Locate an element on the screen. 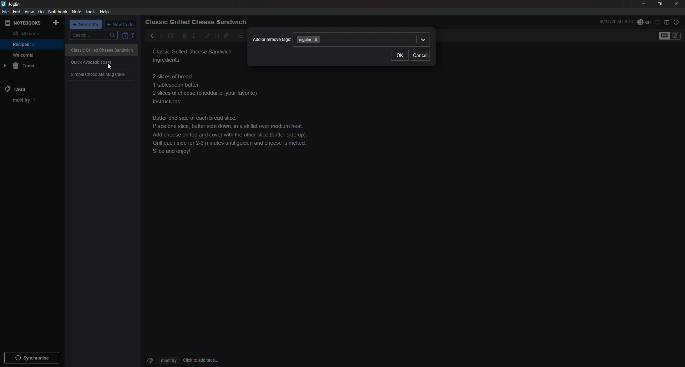 Image resolution: width=685 pixels, height=367 pixels. time is located at coordinates (615, 21).